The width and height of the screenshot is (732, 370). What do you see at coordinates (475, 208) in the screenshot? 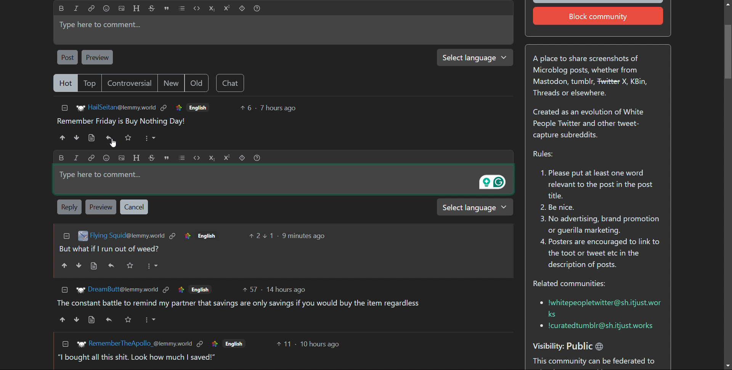
I see `select language` at bounding box center [475, 208].